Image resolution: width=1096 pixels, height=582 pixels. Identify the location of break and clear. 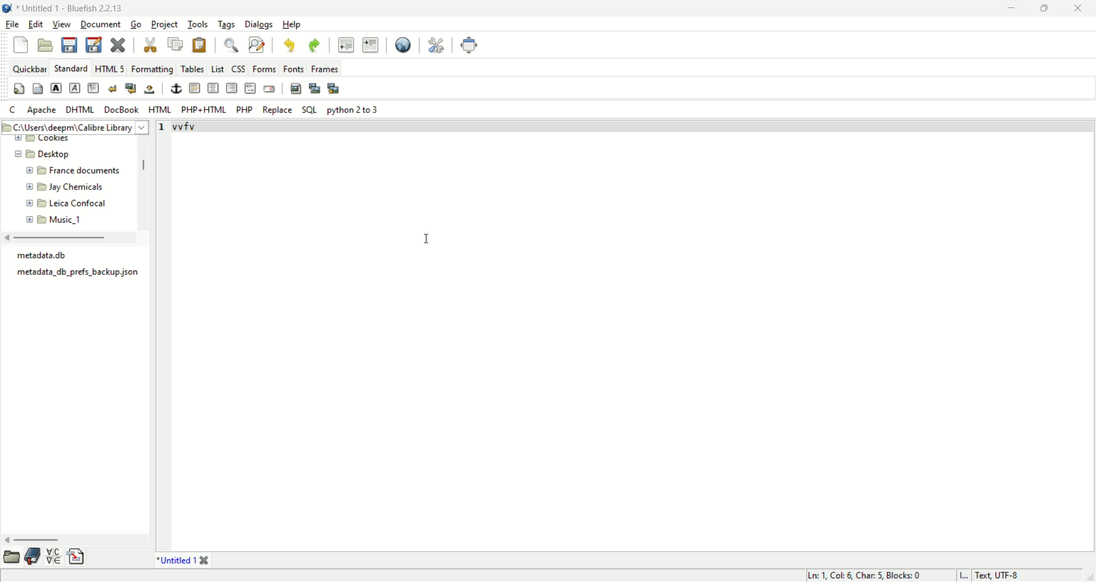
(130, 88).